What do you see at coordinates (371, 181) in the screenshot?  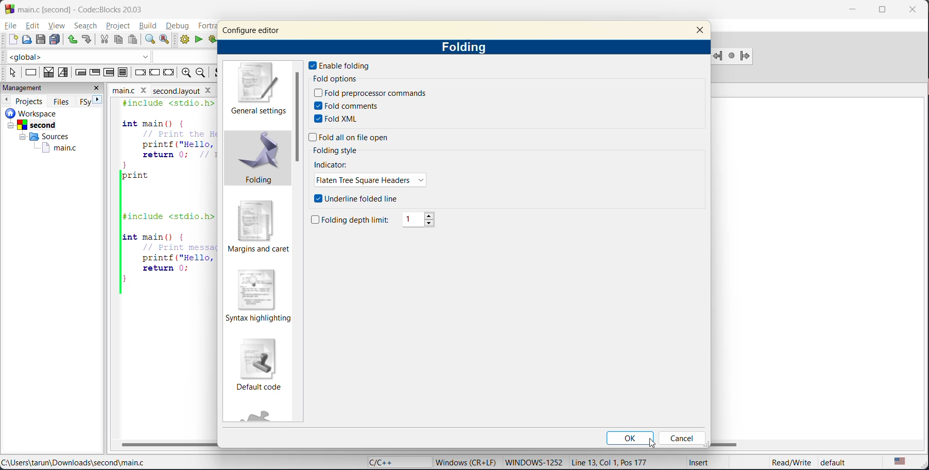 I see `flaten tree square headers` at bounding box center [371, 181].